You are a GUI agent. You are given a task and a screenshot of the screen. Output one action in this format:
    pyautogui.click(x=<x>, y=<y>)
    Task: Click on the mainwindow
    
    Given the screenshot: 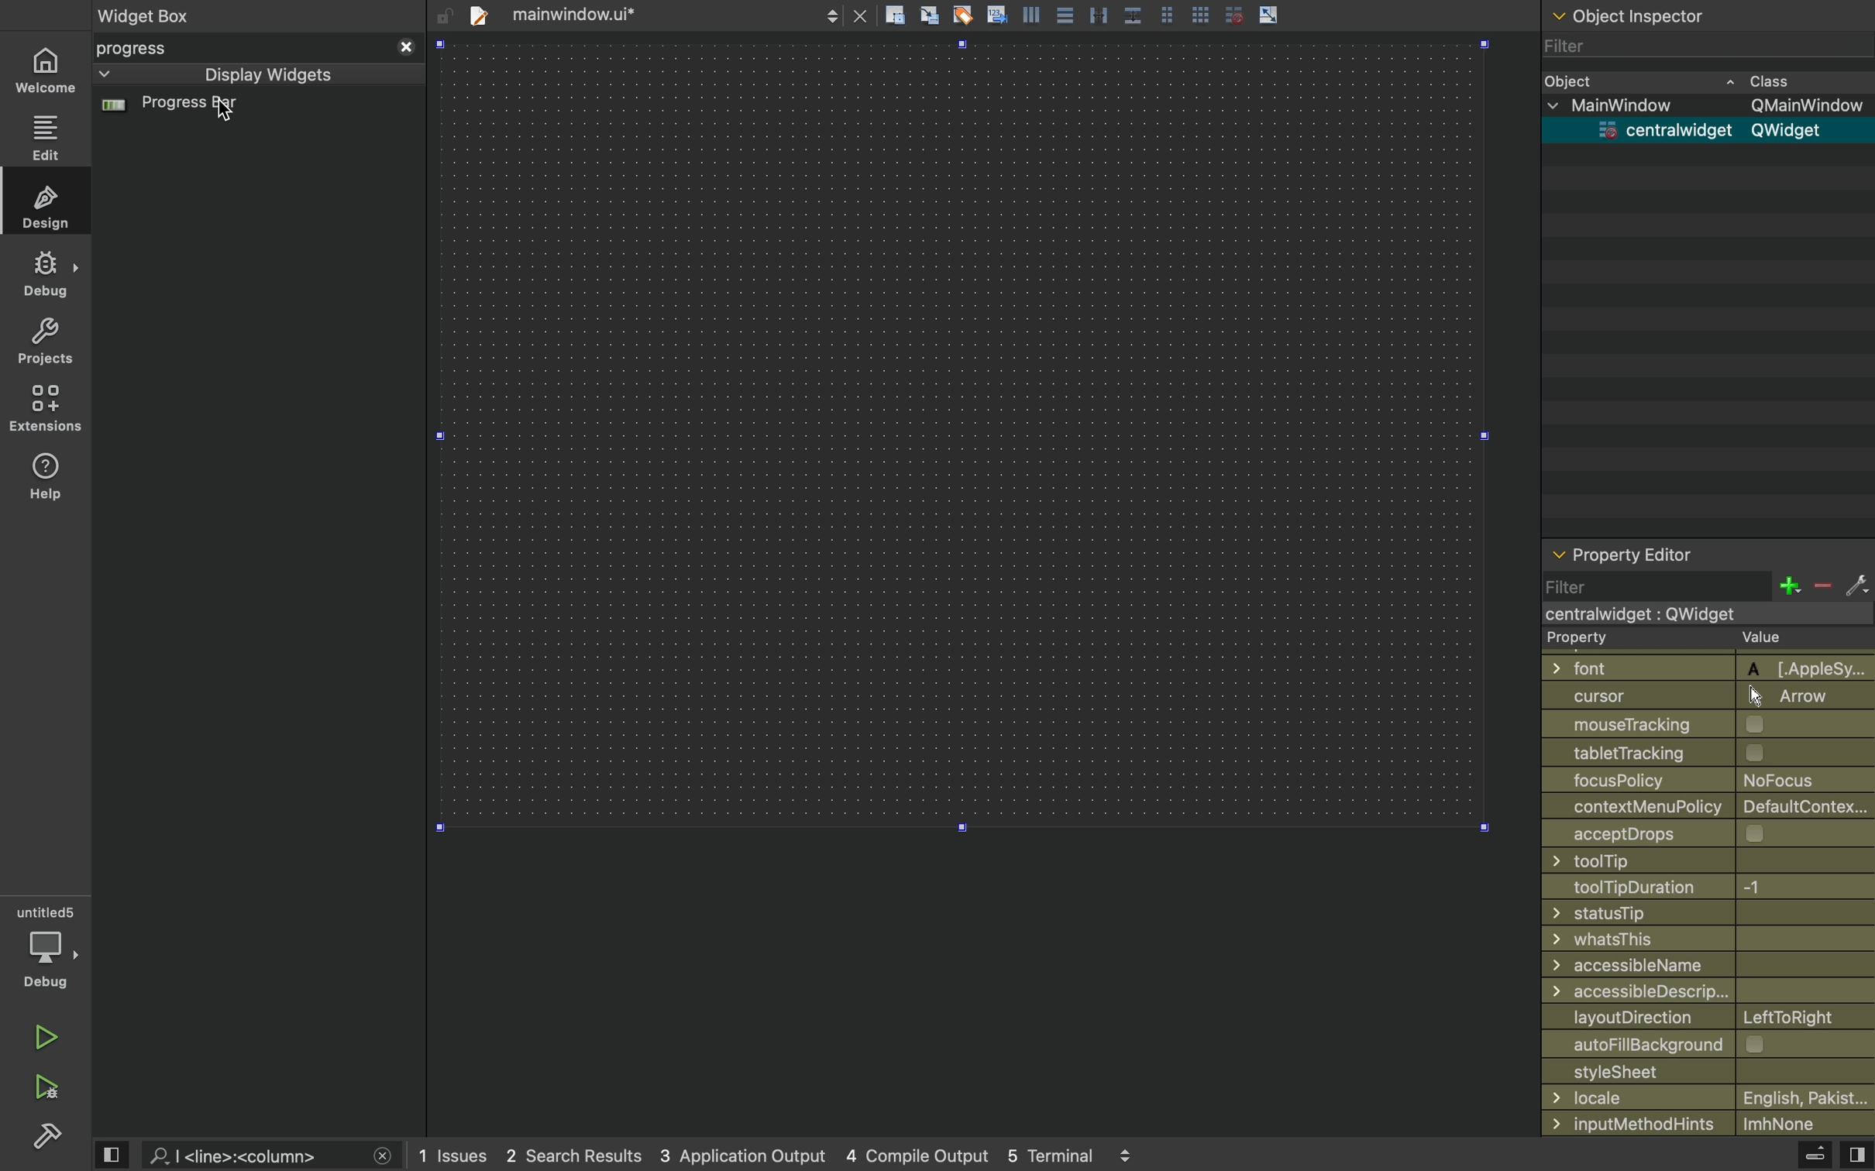 What is the action you would take?
    pyautogui.click(x=1712, y=105)
    